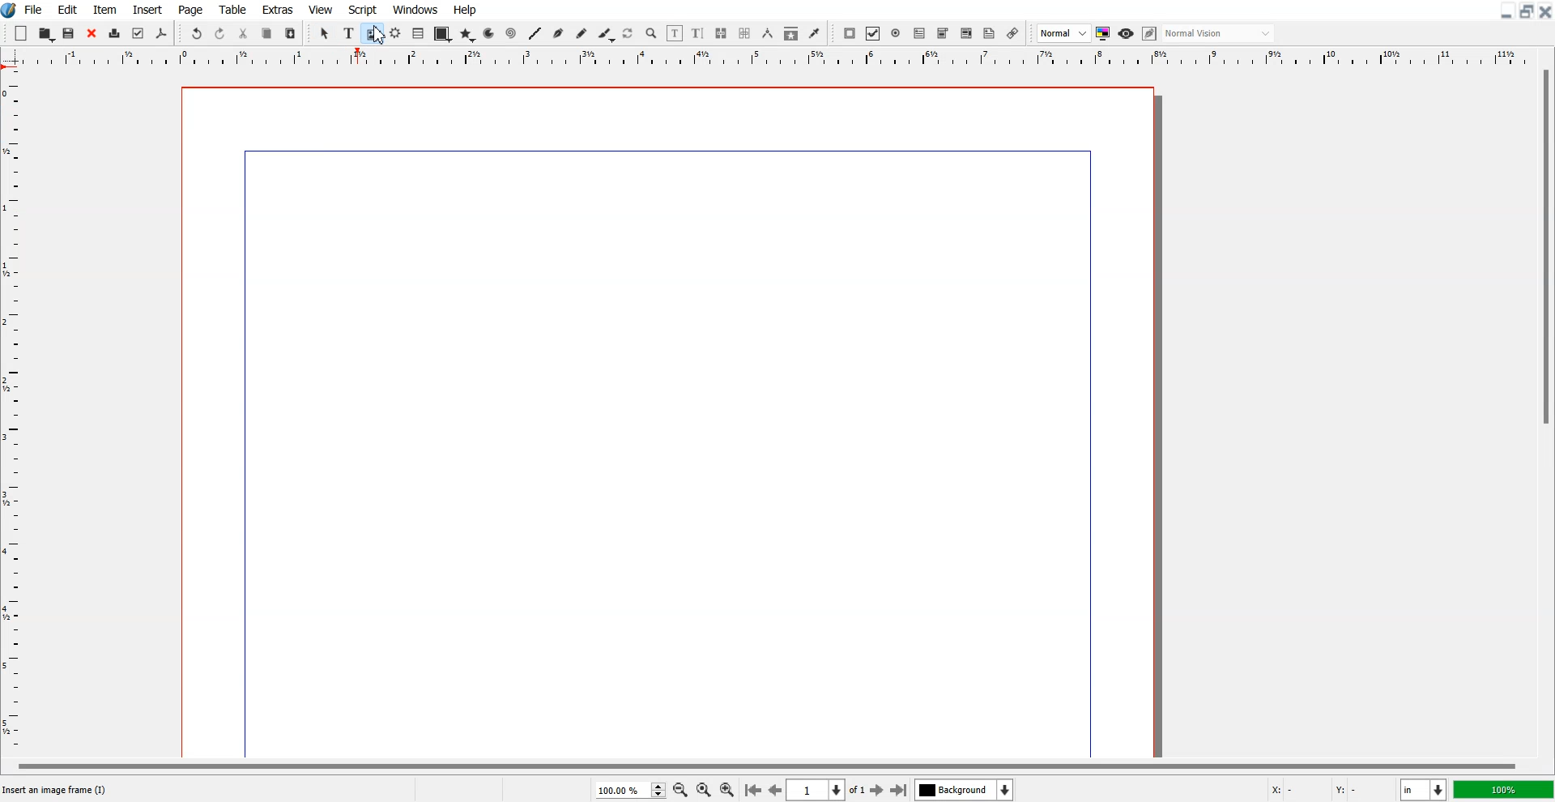 Image resolution: width=1555 pixels, height=802 pixels. I want to click on Bezier Curve, so click(558, 33).